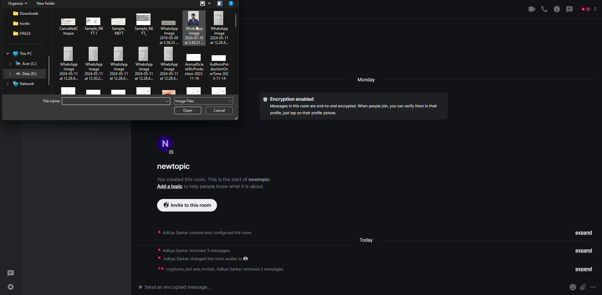 Image resolution: width=602 pixels, height=295 pixels. Describe the element at coordinates (232, 4) in the screenshot. I see `info` at that location.